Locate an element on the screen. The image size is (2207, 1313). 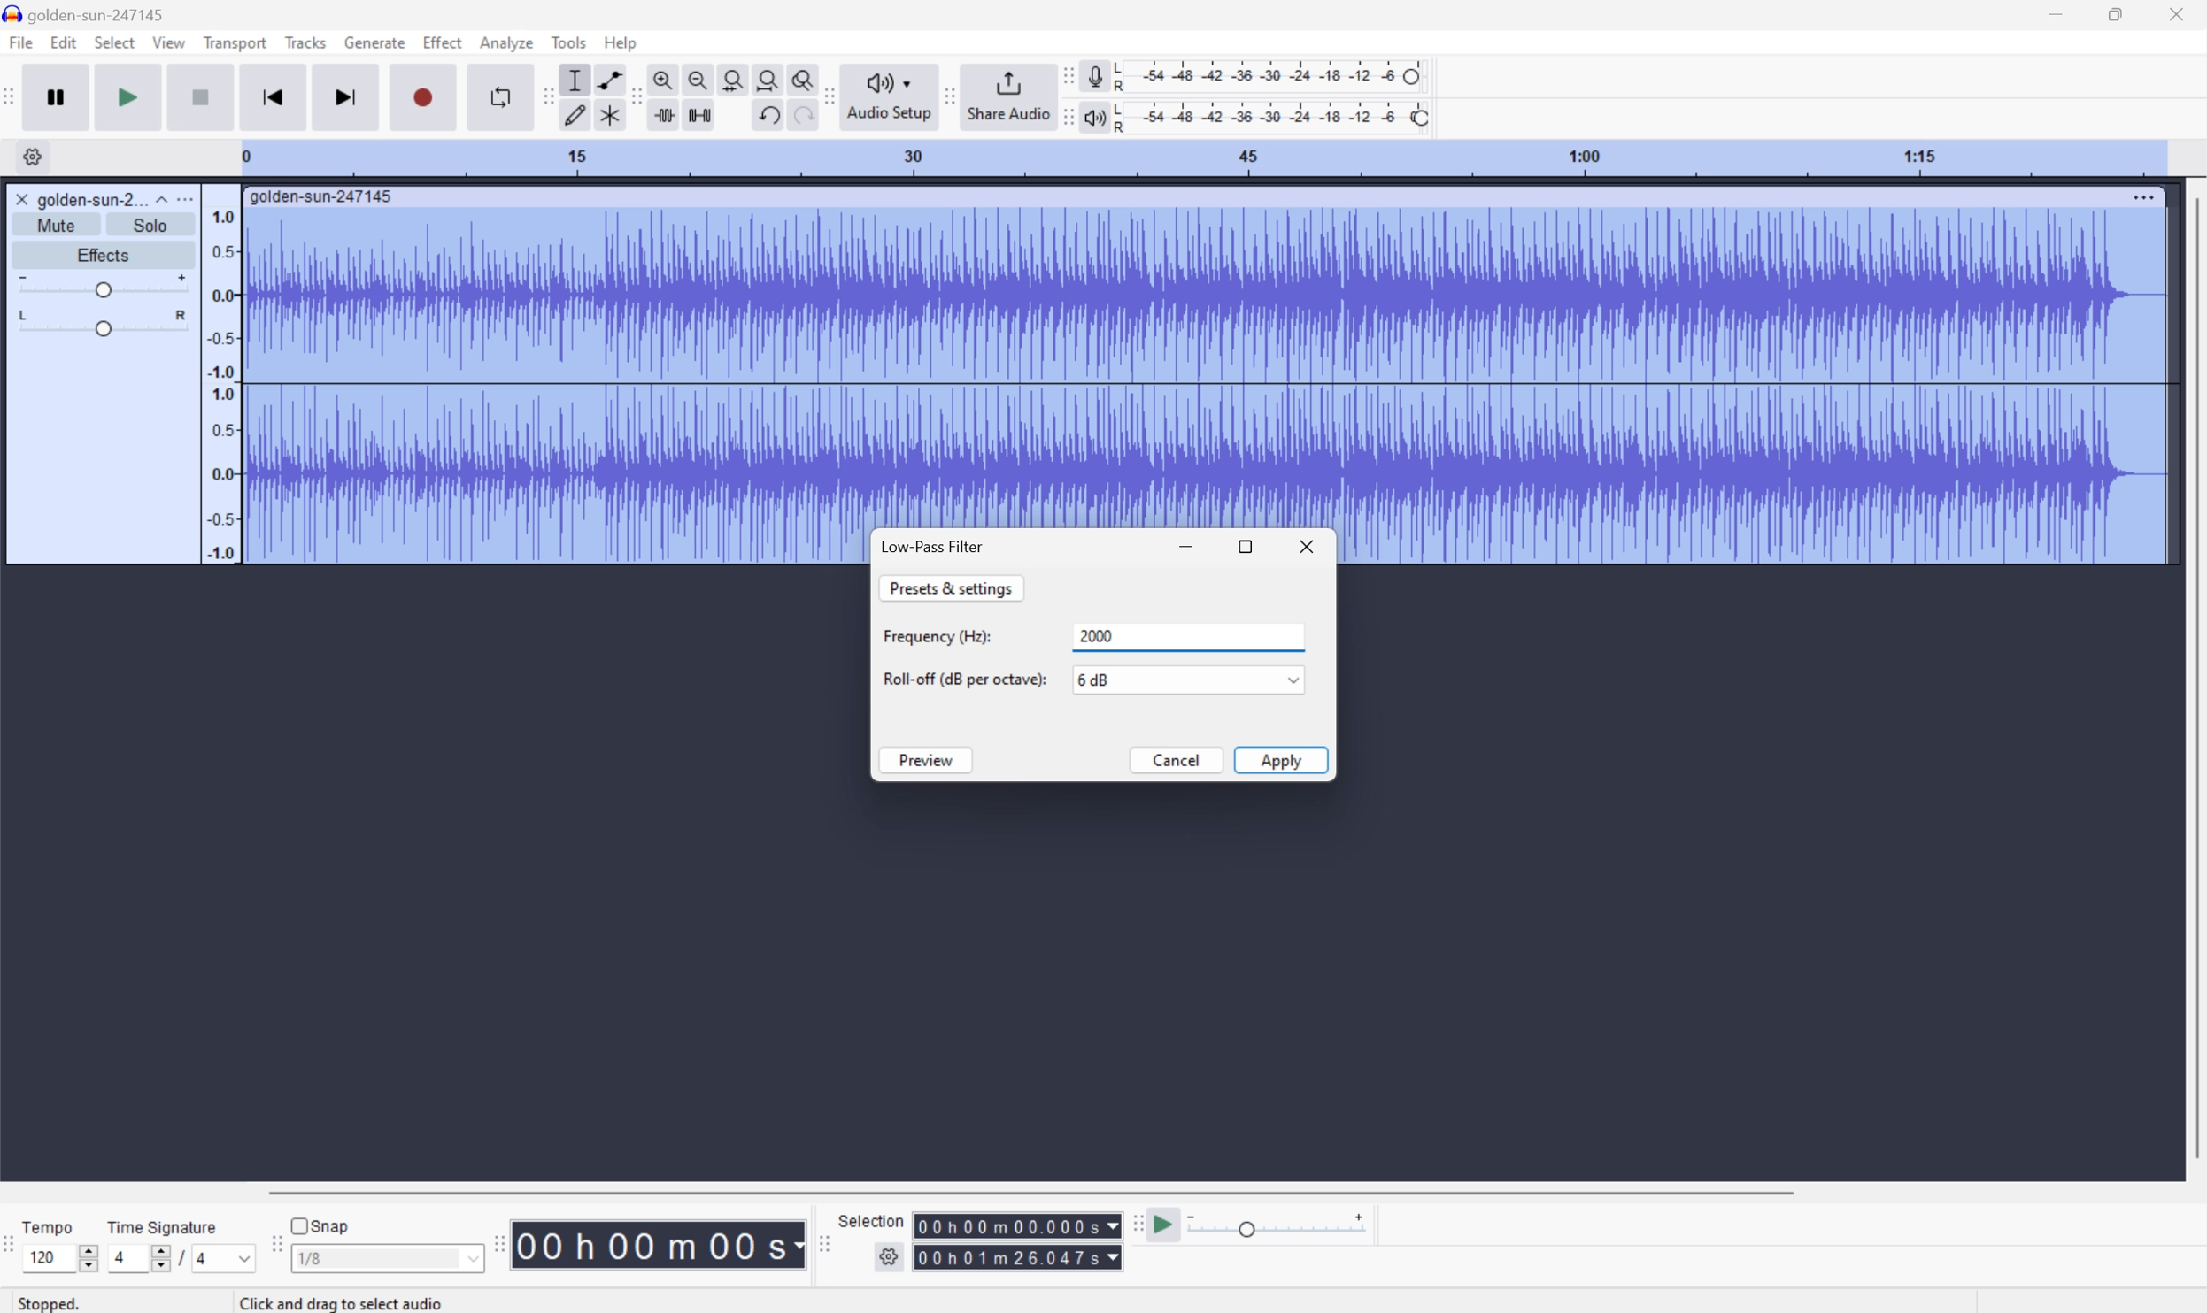
golden-sun-2... is located at coordinates (102, 198).